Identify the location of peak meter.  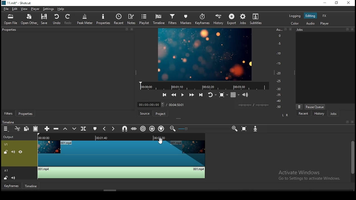
(85, 19).